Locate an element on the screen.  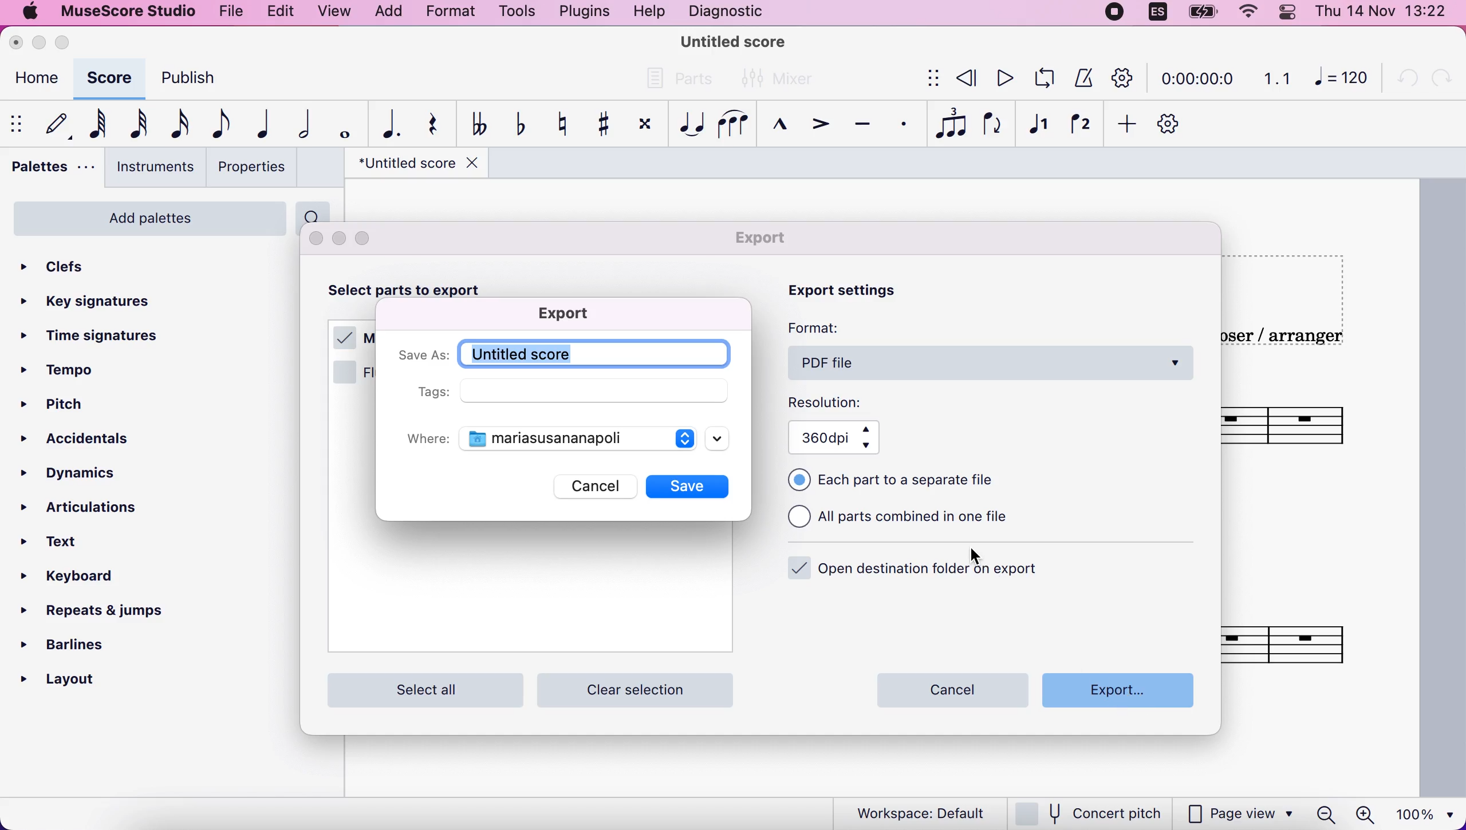
customize toolbar is located at coordinates (1173, 123).